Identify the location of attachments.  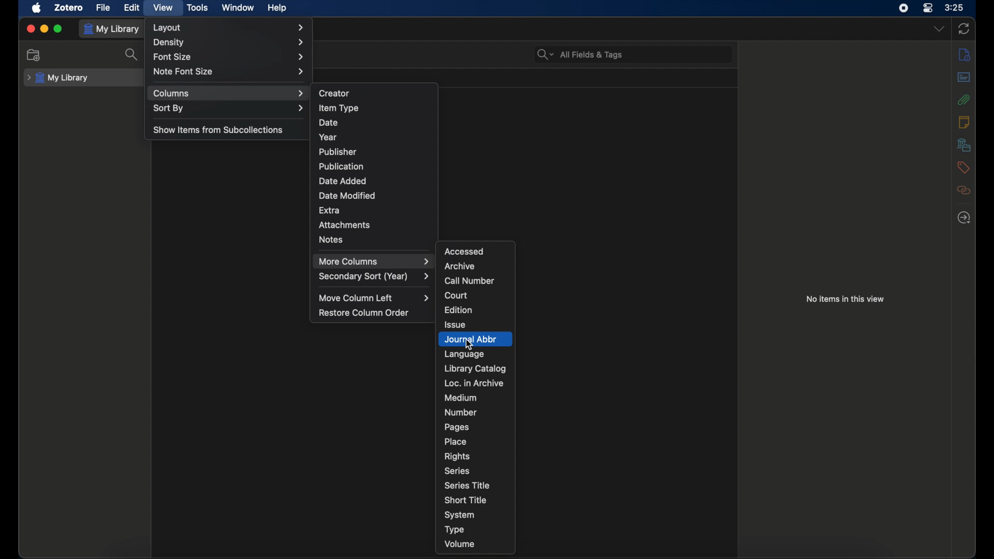
(345, 225).